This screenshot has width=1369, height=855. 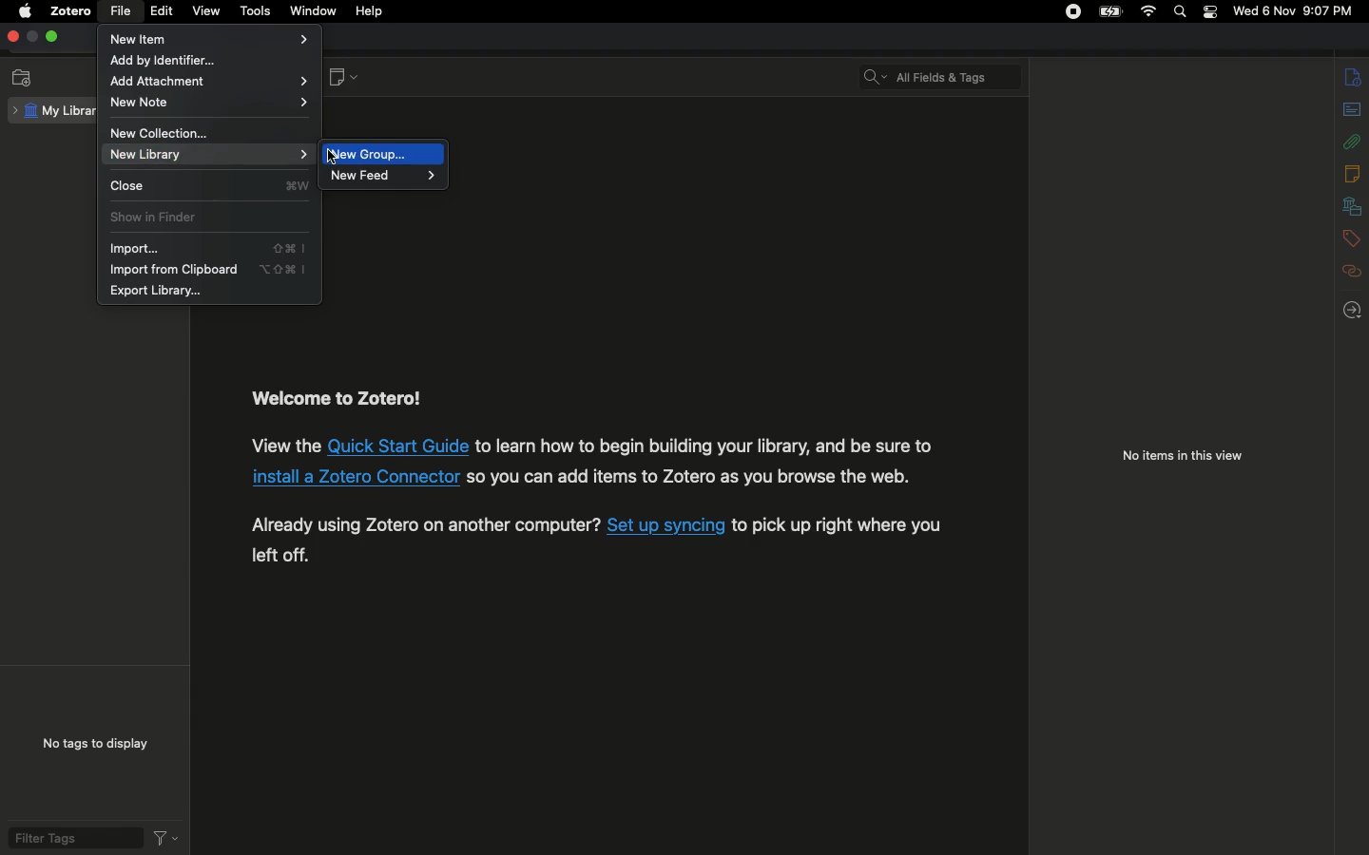 What do you see at coordinates (1352, 207) in the screenshot?
I see `Libraries and collections` at bounding box center [1352, 207].